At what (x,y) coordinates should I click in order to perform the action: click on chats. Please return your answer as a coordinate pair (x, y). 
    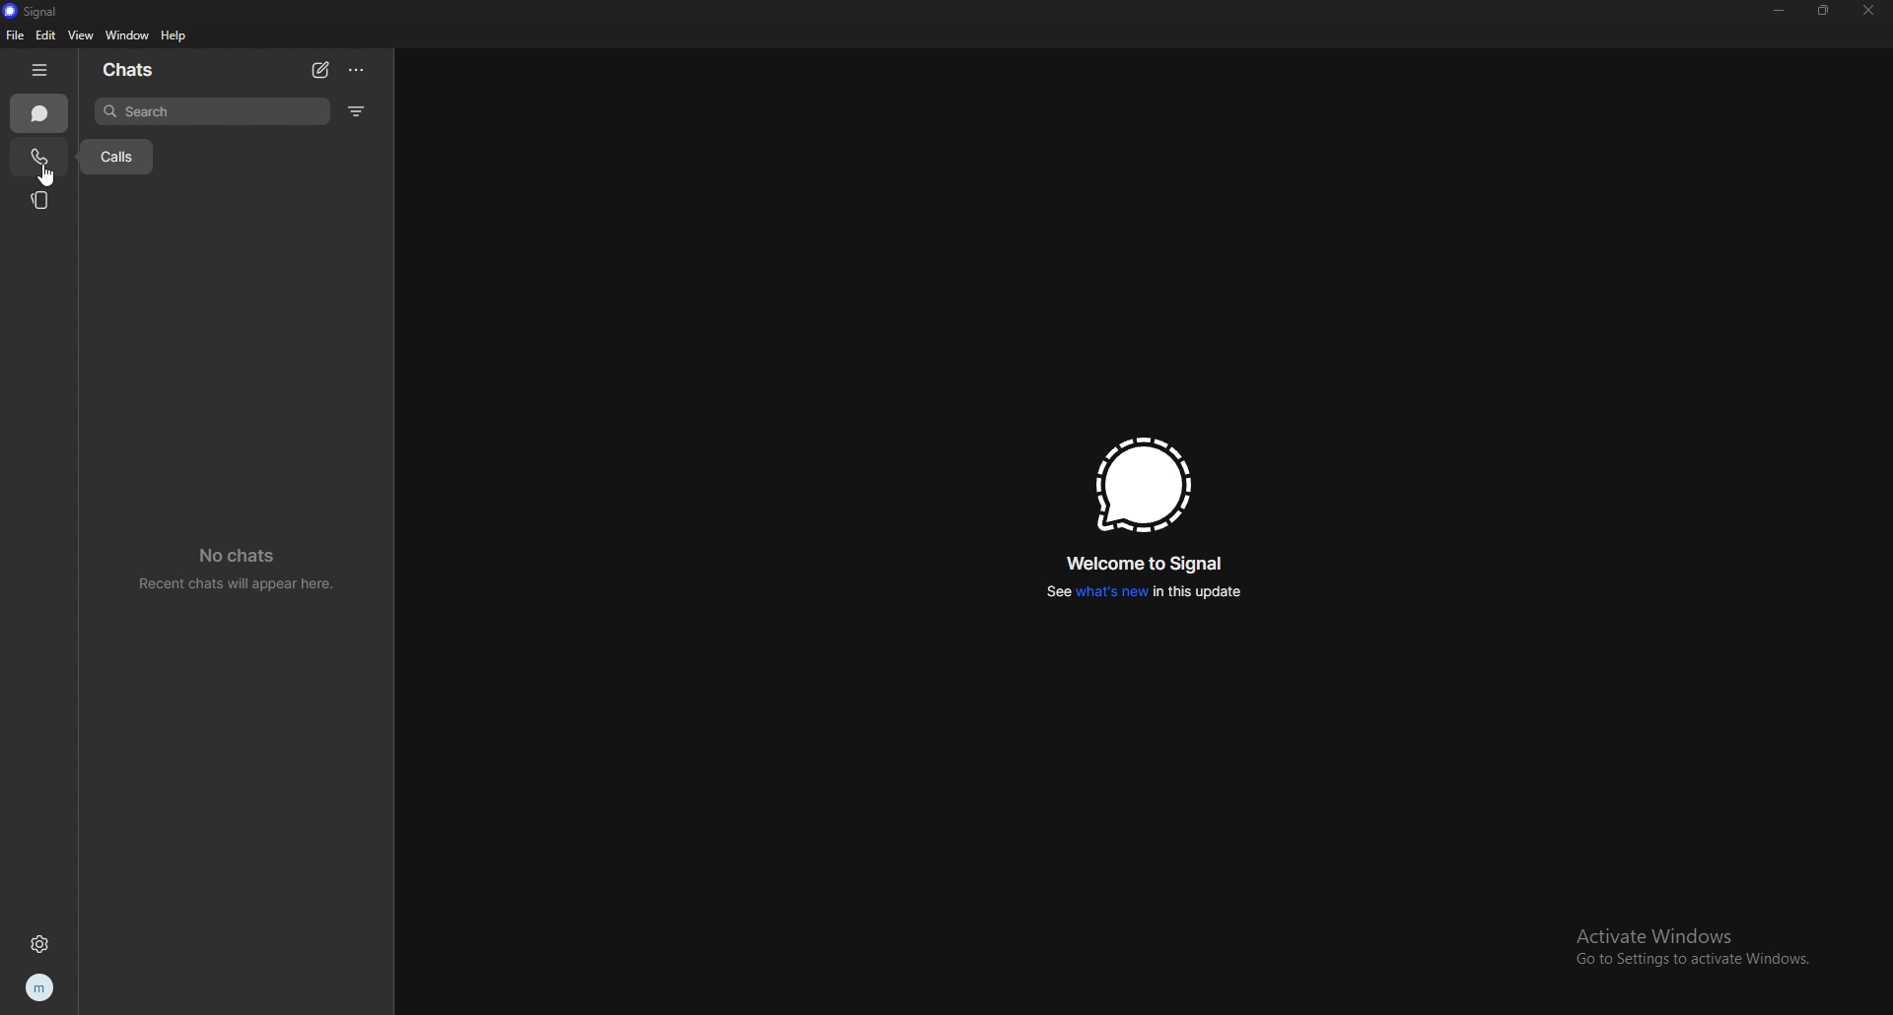
    Looking at the image, I should click on (40, 113).